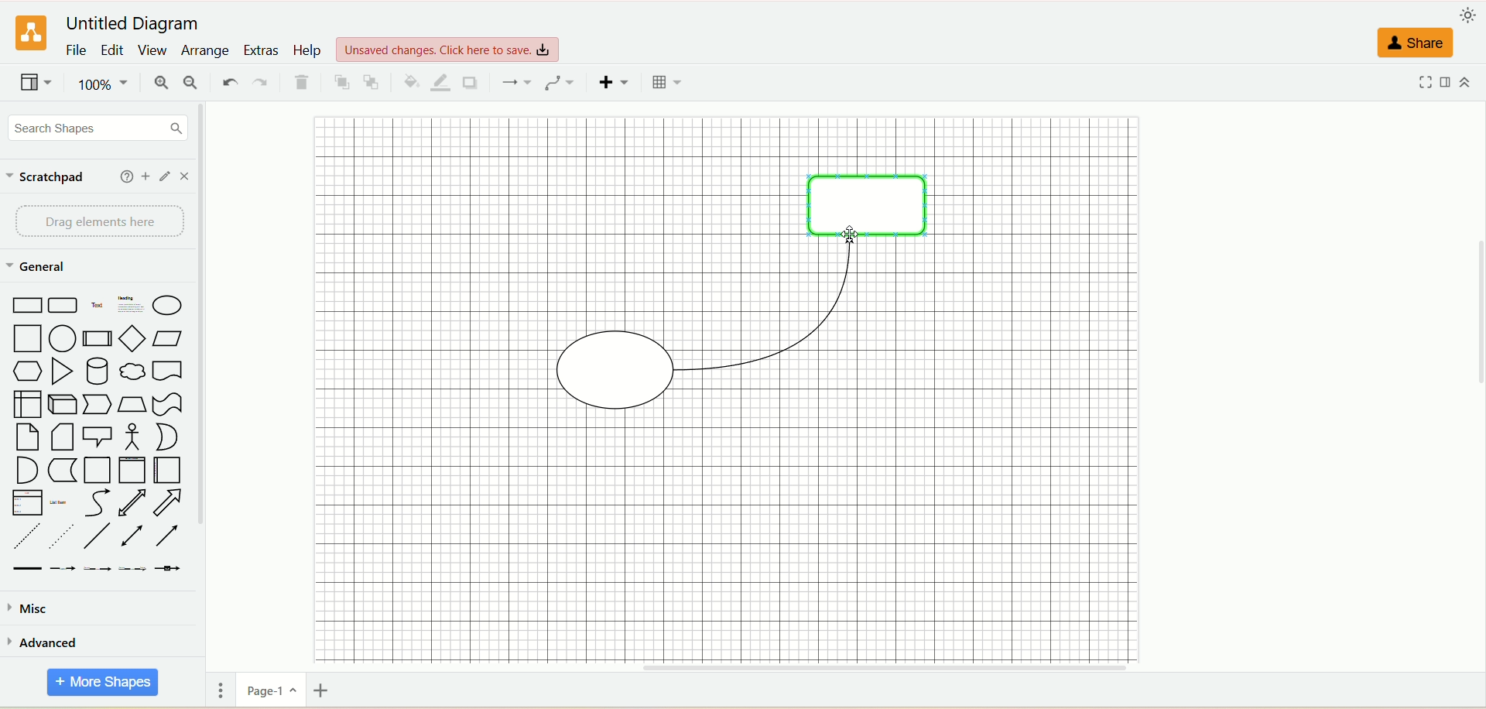 The width and height of the screenshot is (1486, 709). I want to click on view, so click(154, 50).